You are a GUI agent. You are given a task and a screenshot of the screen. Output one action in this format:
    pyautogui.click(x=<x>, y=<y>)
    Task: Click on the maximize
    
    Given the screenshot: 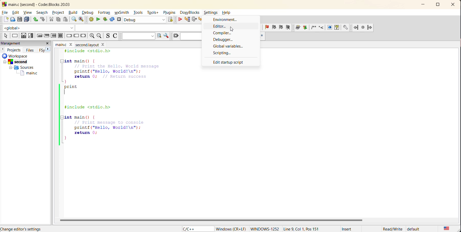 What is the action you would take?
    pyautogui.click(x=440, y=5)
    